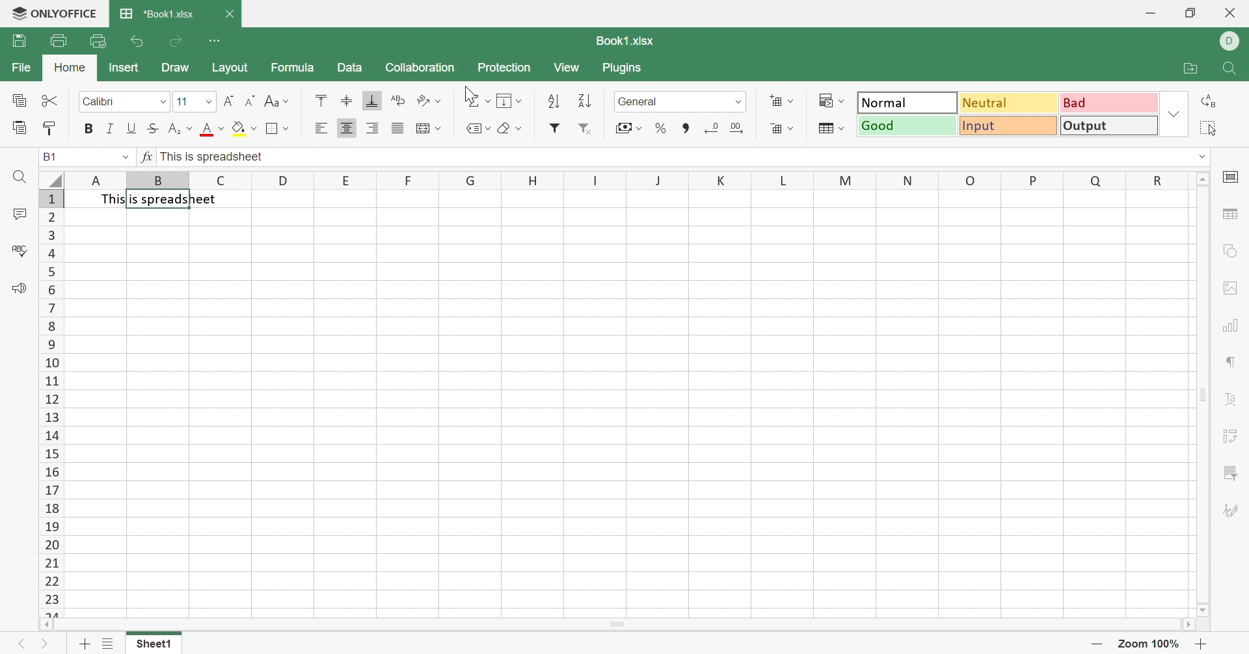 This screenshot has width=1249, height=654. Describe the element at coordinates (520, 101) in the screenshot. I see `Drop Down` at that location.